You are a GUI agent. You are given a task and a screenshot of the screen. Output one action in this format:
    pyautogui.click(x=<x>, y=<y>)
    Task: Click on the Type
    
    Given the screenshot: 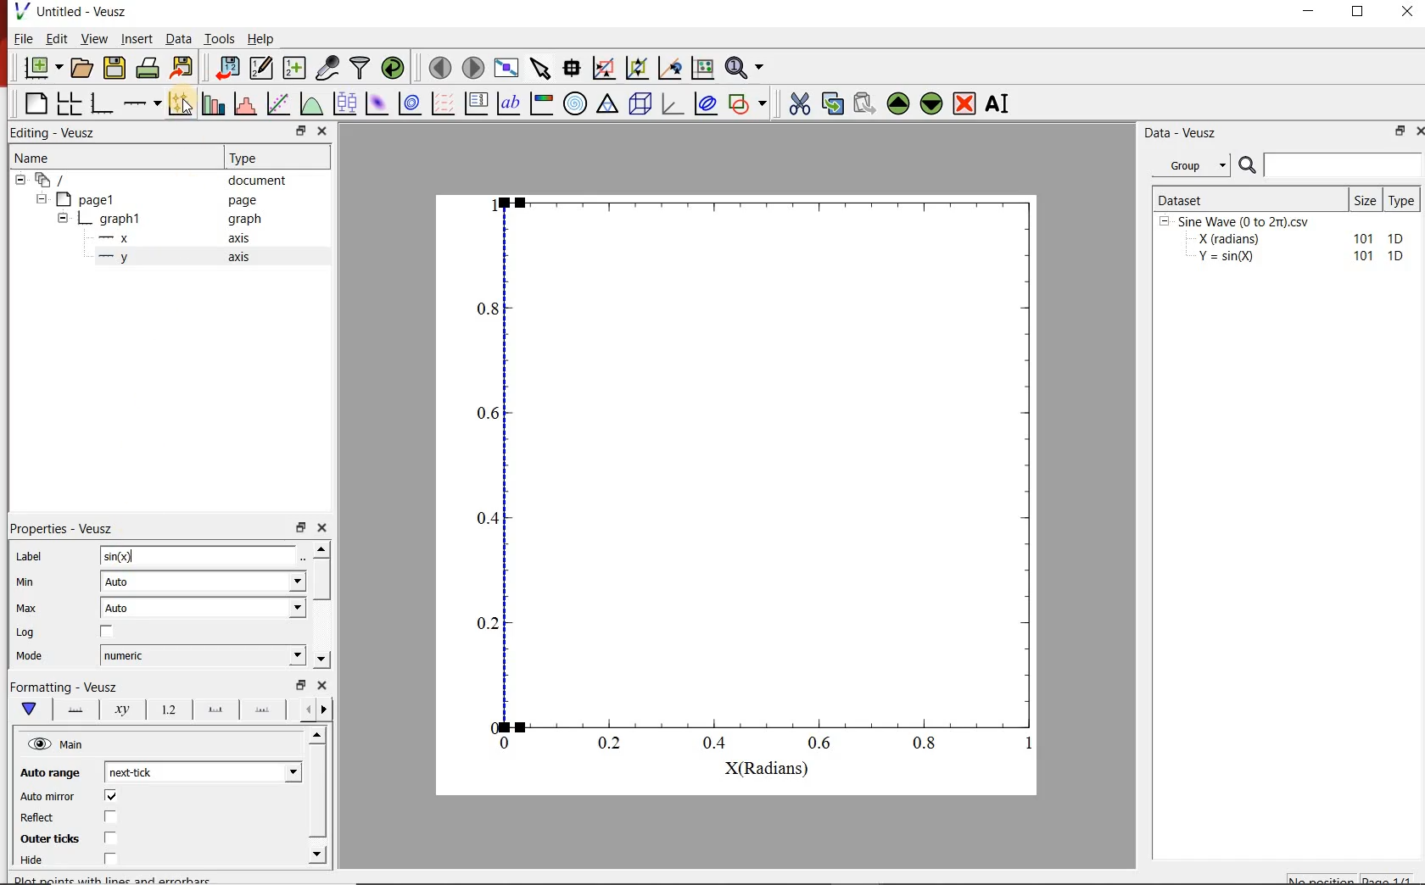 What is the action you would take?
    pyautogui.click(x=1405, y=198)
    